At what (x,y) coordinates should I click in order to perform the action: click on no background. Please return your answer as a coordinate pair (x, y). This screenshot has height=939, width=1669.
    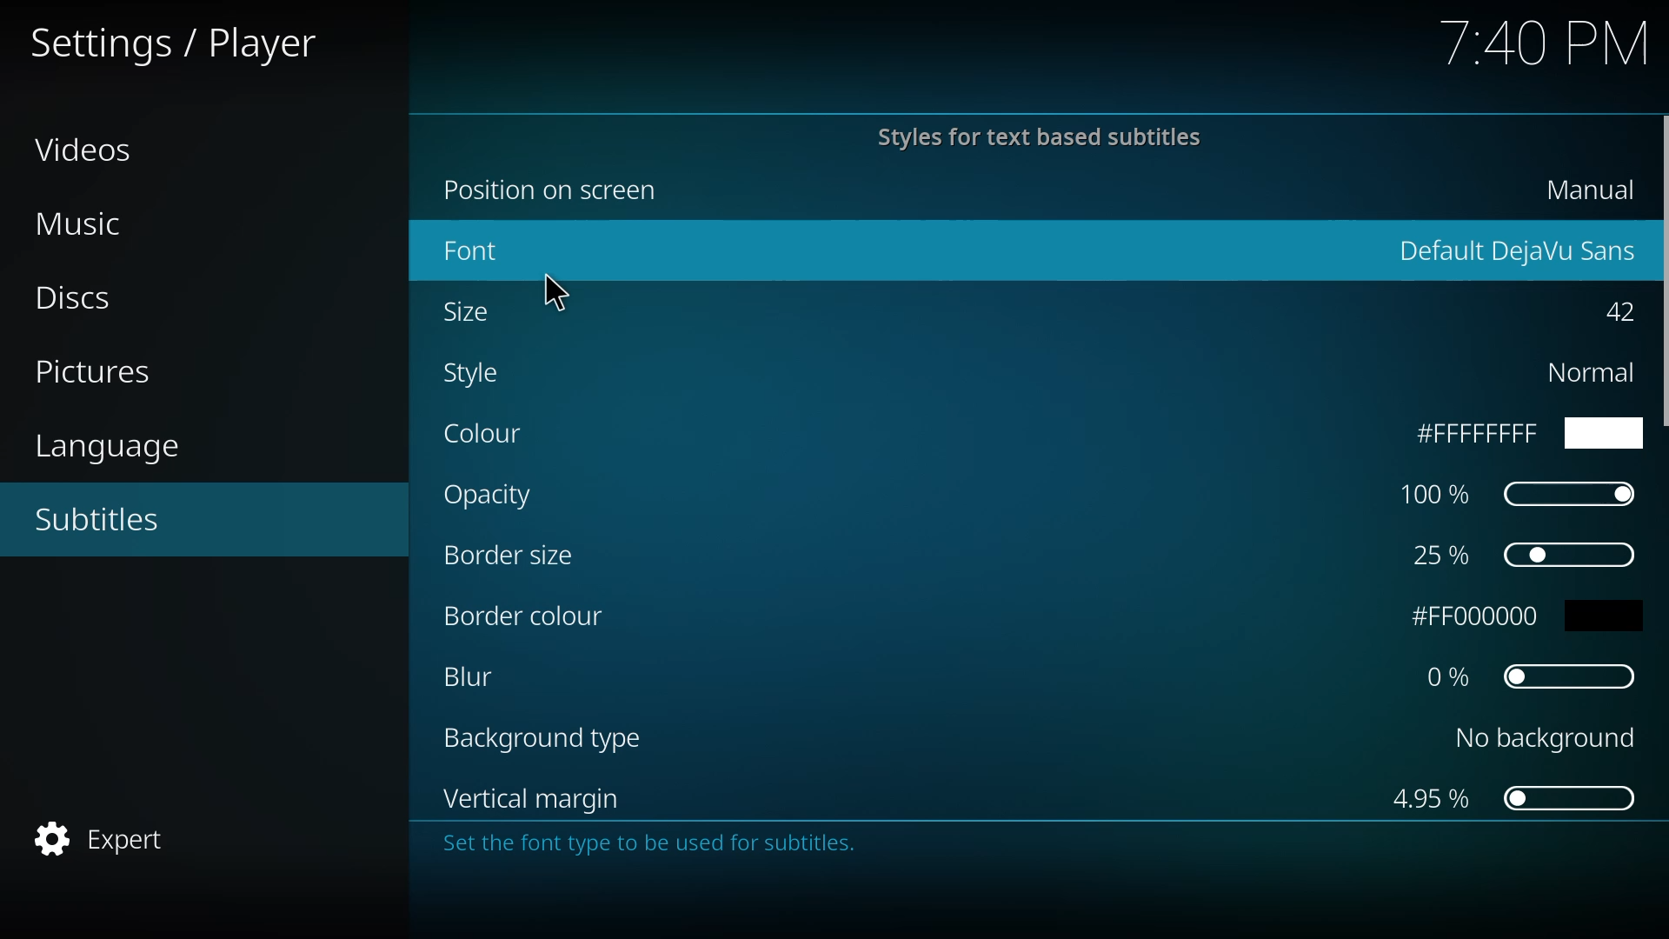
    Looking at the image, I should click on (1540, 735).